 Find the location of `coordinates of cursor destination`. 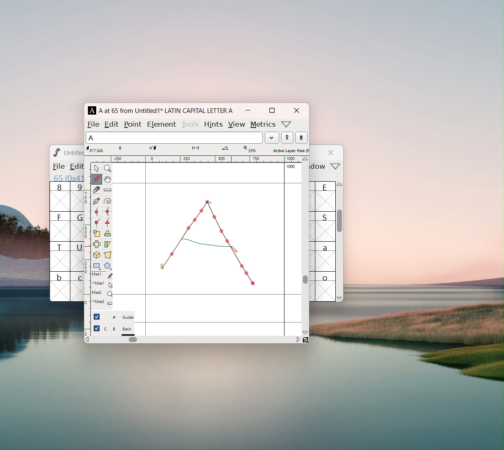

coordinates of cursor destination is located at coordinates (161, 149).